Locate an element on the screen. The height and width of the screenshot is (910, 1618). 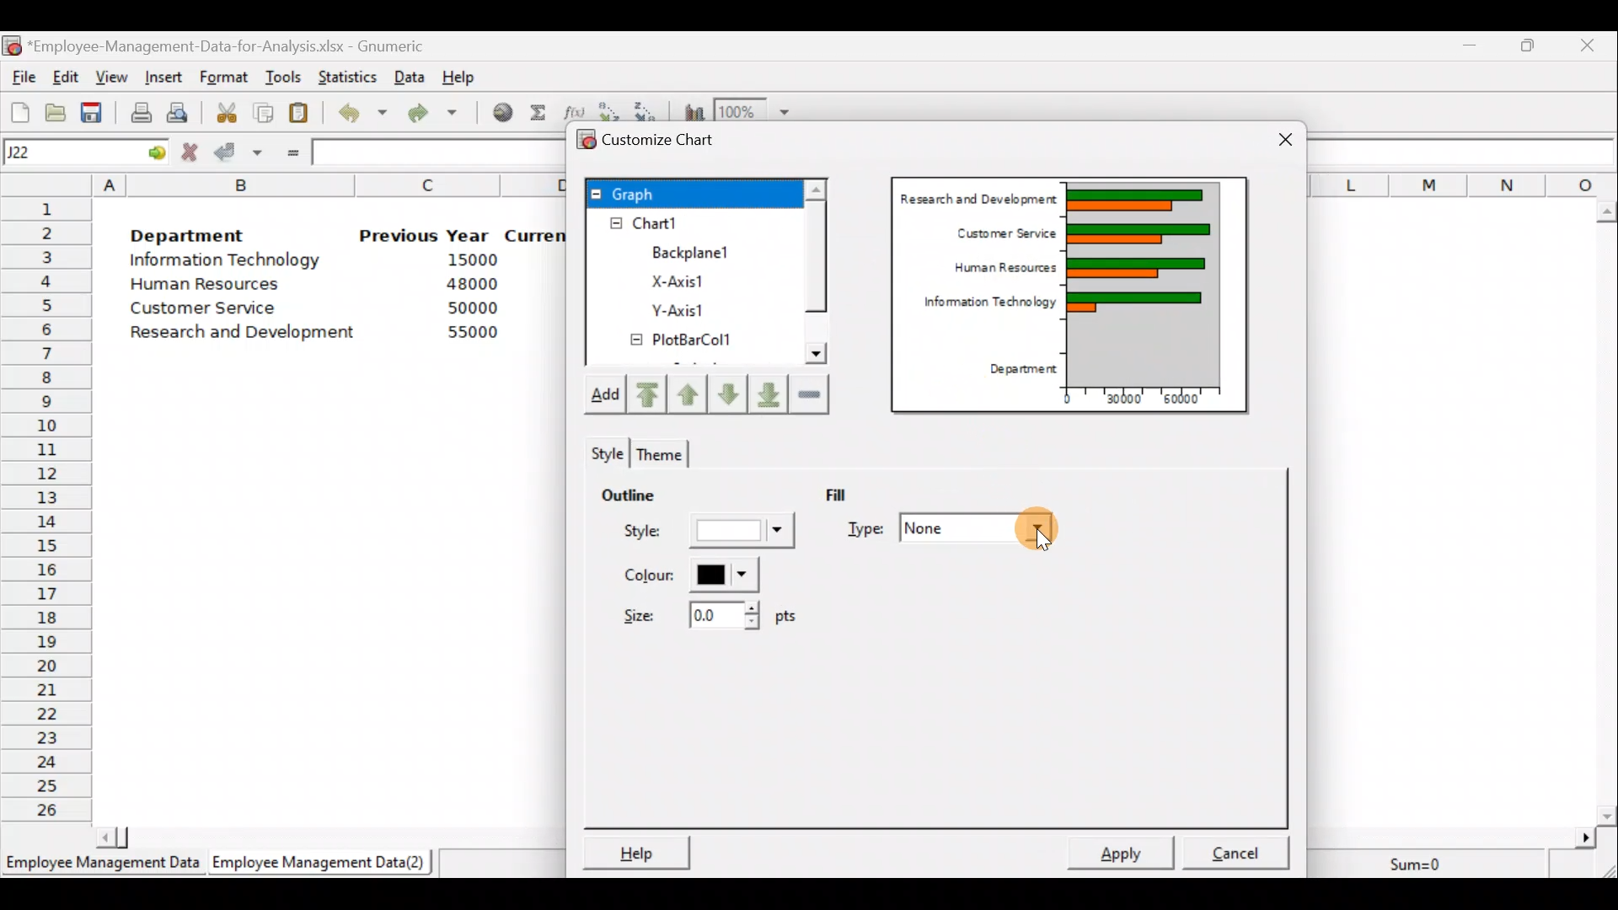
Formula bar is located at coordinates (1467, 151).